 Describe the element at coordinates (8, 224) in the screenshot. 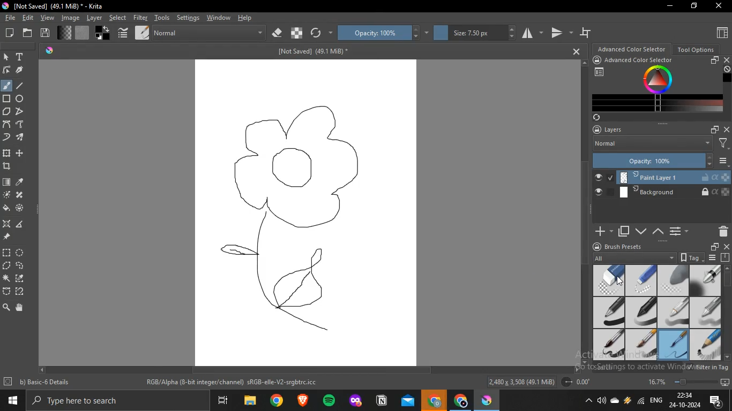

I see `assitant tool` at that location.